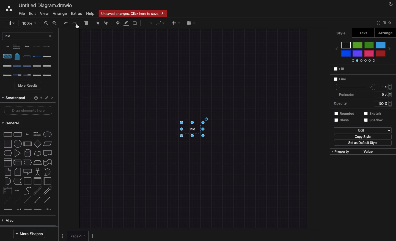 The height and width of the screenshot is (241, 396). Describe the element at coordinates (343, 113) in the screenshot. I see `Rounded` at that location.